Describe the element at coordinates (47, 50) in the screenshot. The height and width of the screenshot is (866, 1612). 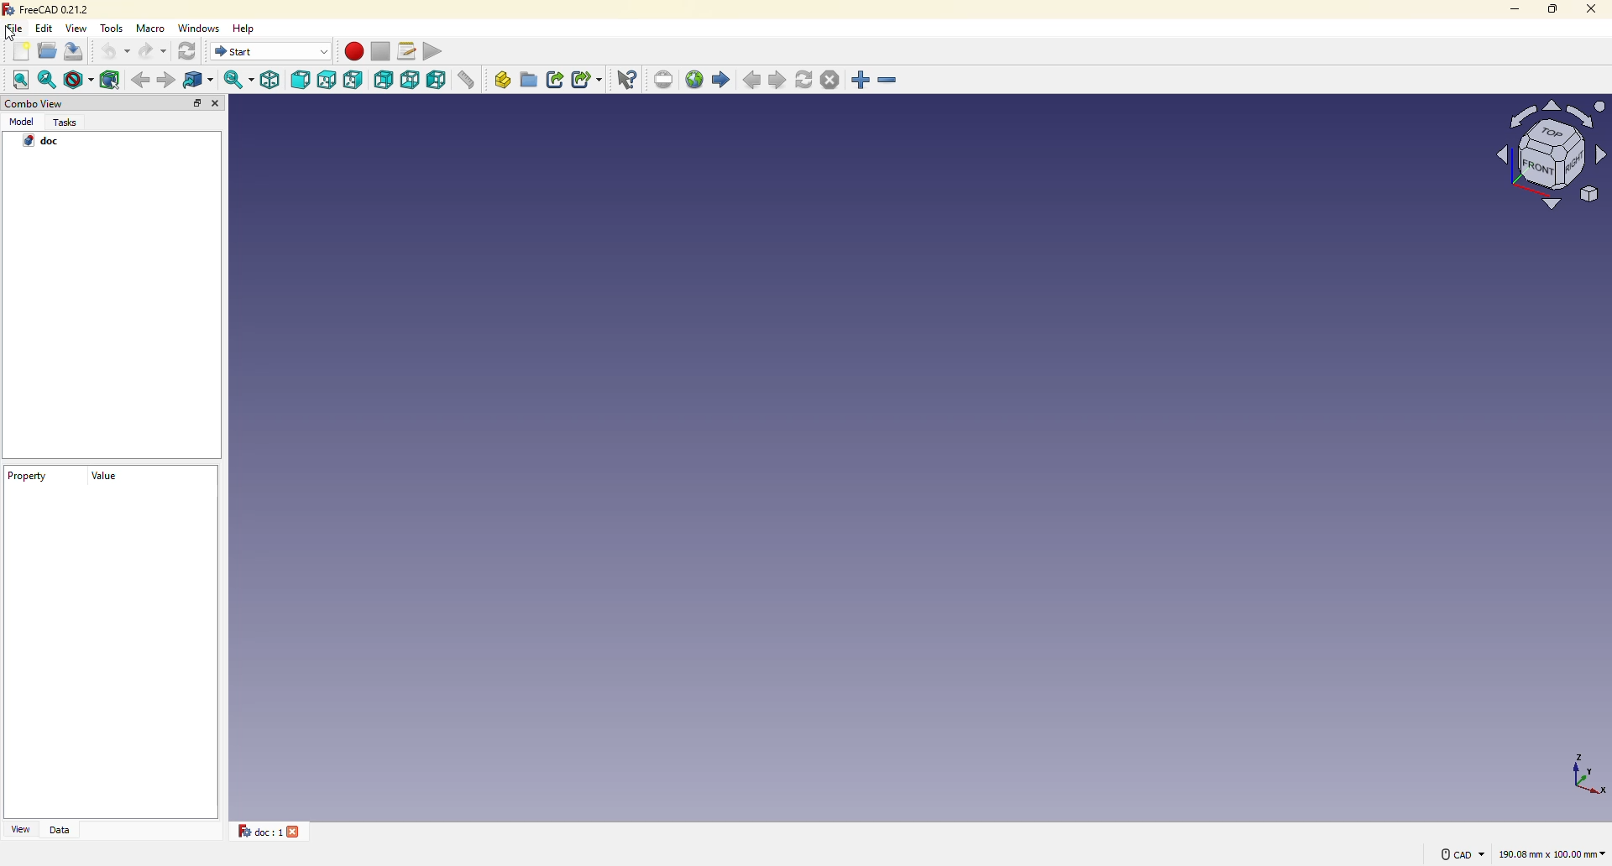
I see `open` at that location.